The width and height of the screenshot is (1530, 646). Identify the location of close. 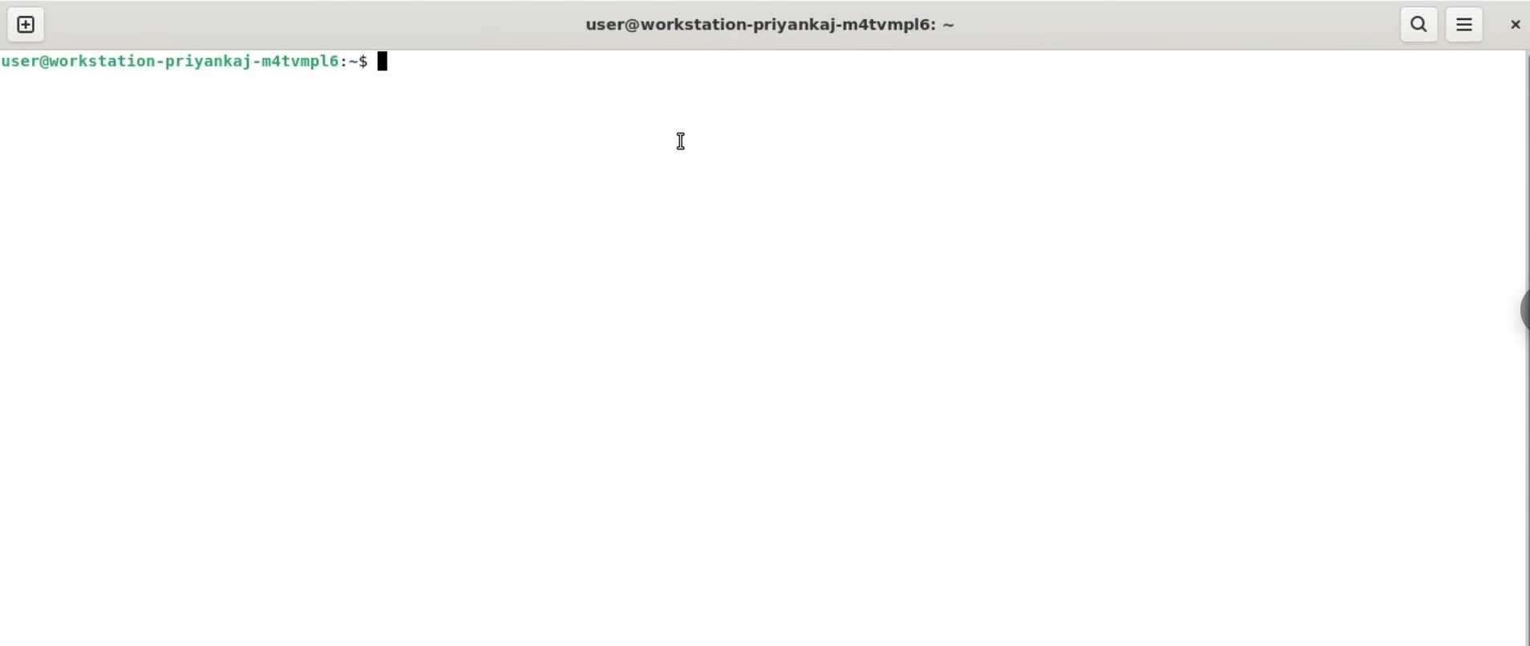
(1510, 28).